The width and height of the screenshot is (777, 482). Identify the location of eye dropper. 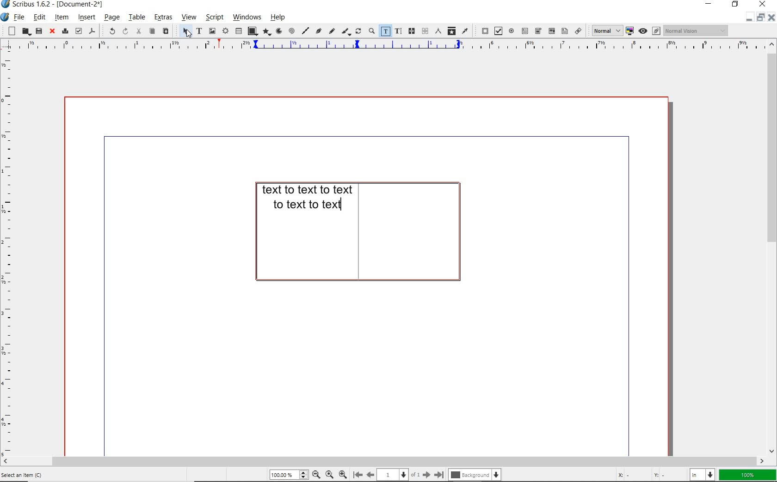
(465, 31).